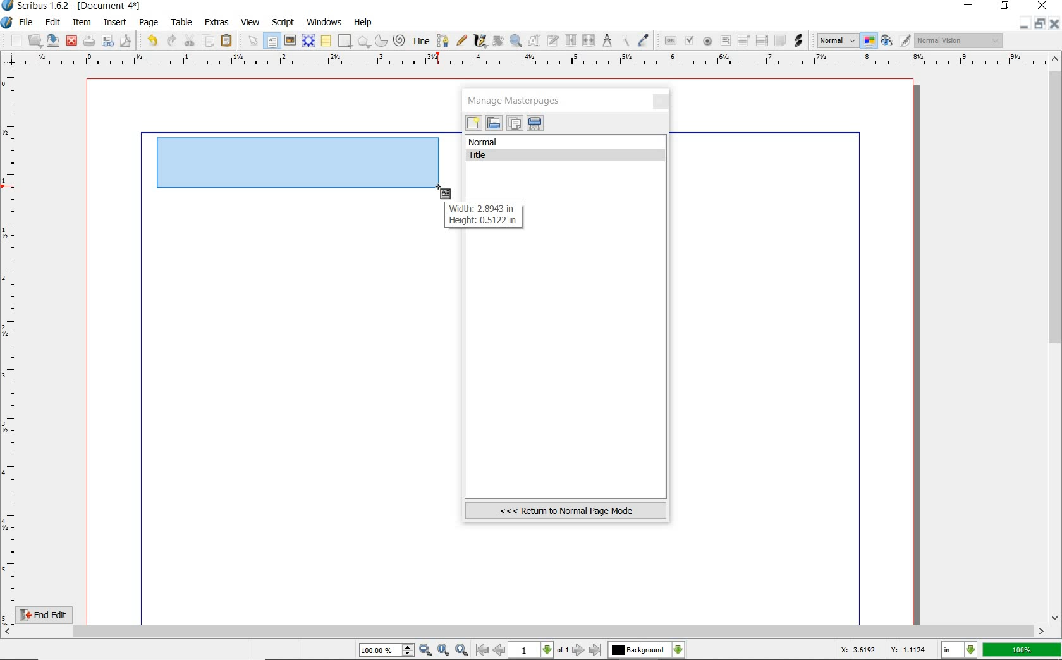  Describe the element at coordinates (798, 40) in the screenshot. I see `link annotation` at that location.